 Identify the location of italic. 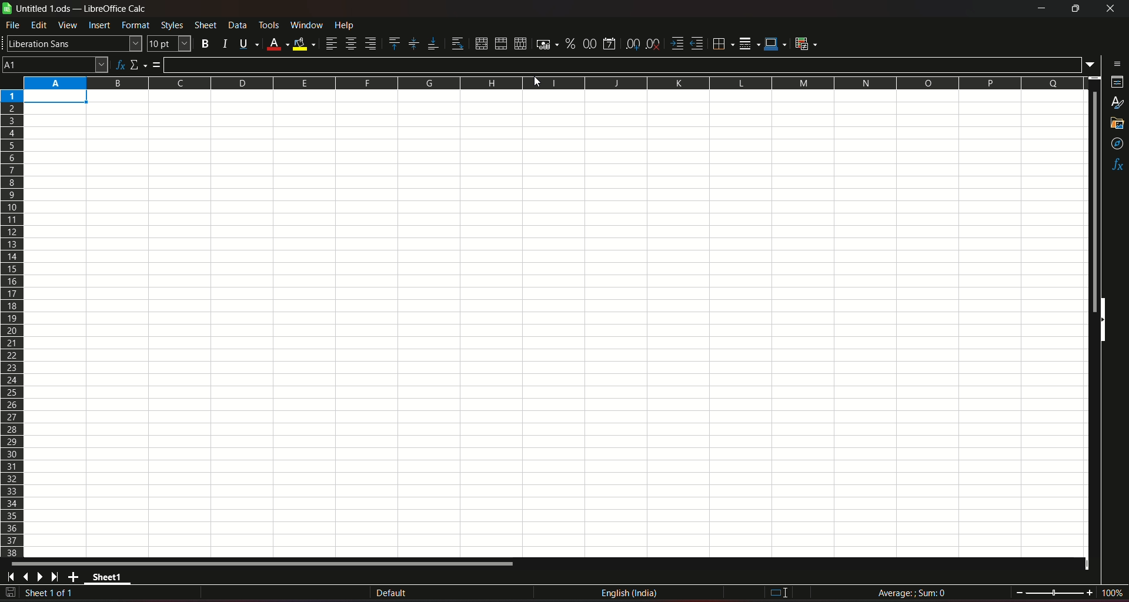
(223, 42).